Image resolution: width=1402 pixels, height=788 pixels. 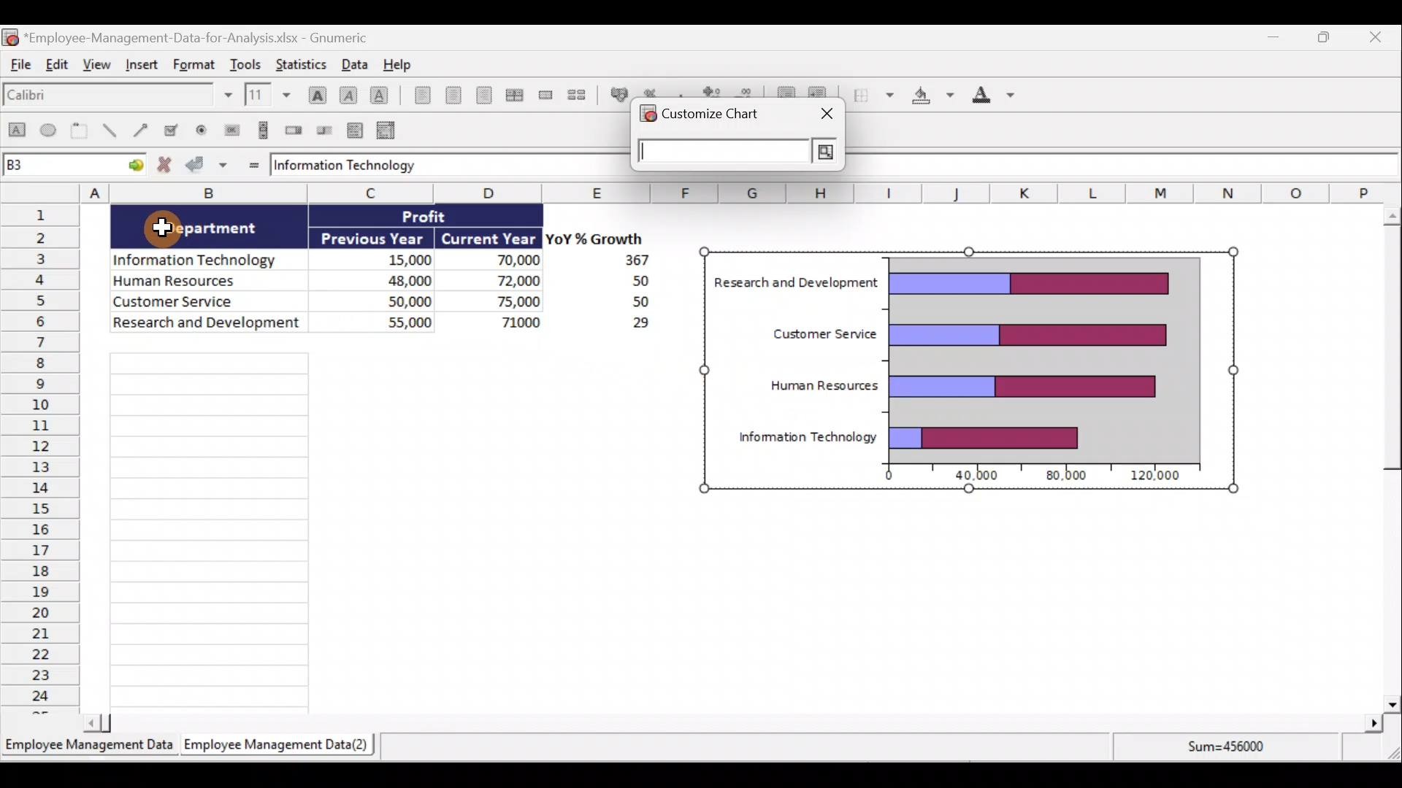 I want to click on Merge a range of cells, so click(x=548, y=95).